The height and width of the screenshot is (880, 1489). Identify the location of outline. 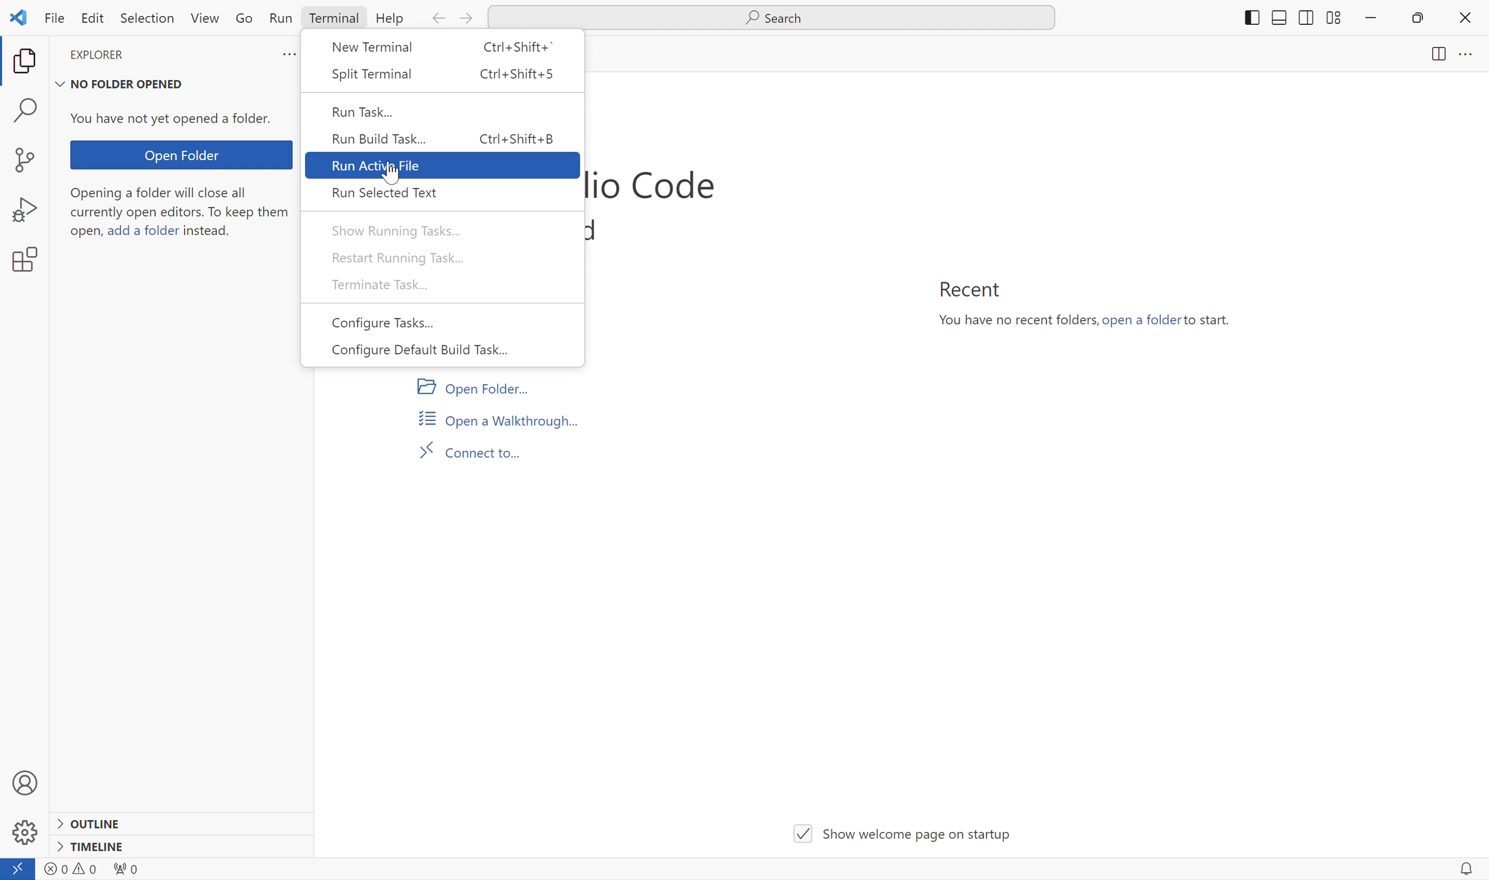
(92, 821).